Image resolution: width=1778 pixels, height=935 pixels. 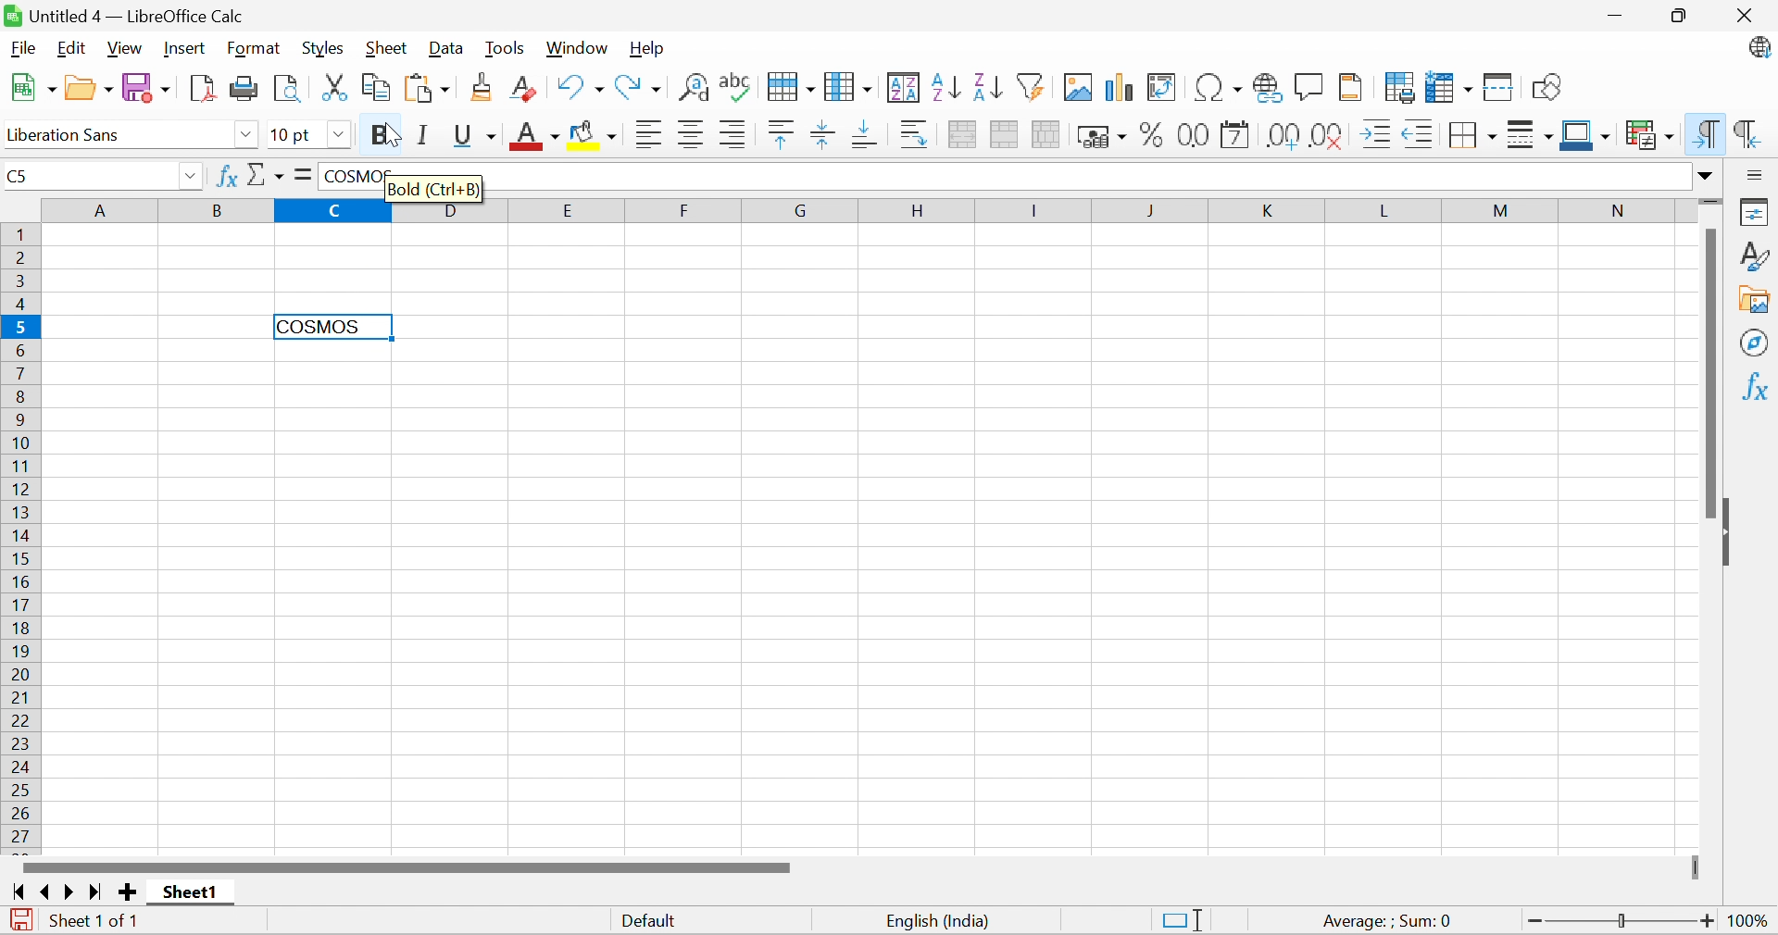 I want to click on The Document has modified. Click to save the document., so click(x=19, y=920).